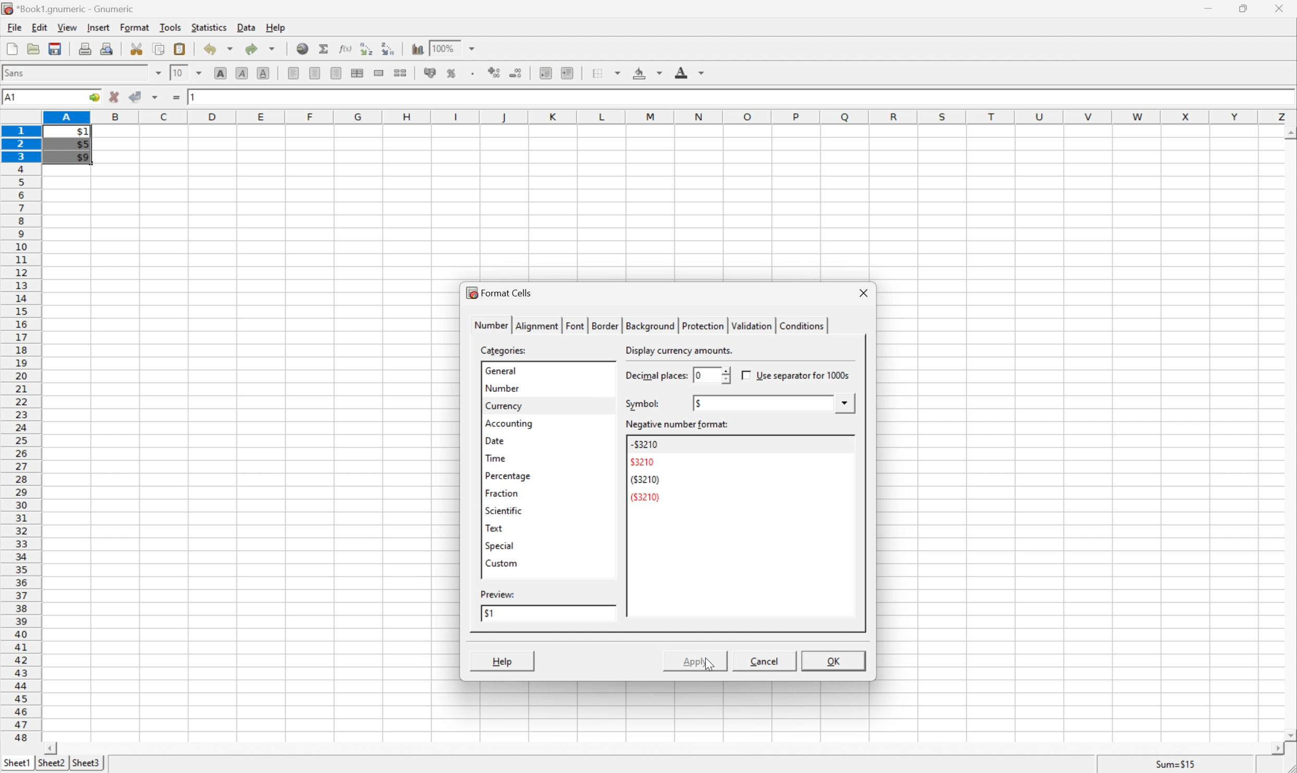 This screenshot has width=1297, height=773. Describe the element at coordinates (71, 7) in the screenshot. I see `application name` at that location.